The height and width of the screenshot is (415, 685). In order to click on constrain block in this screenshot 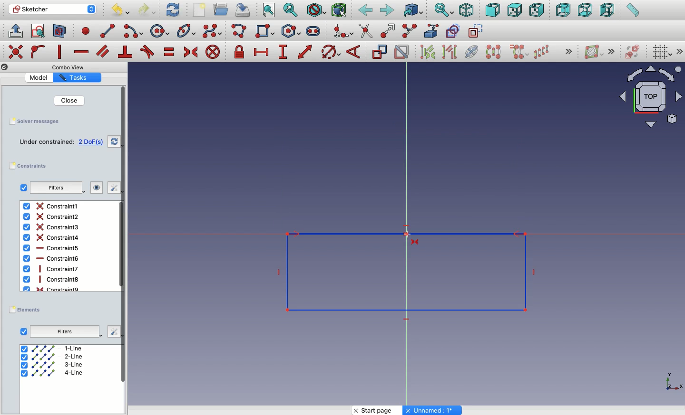, I will do `click(212, 52)`.